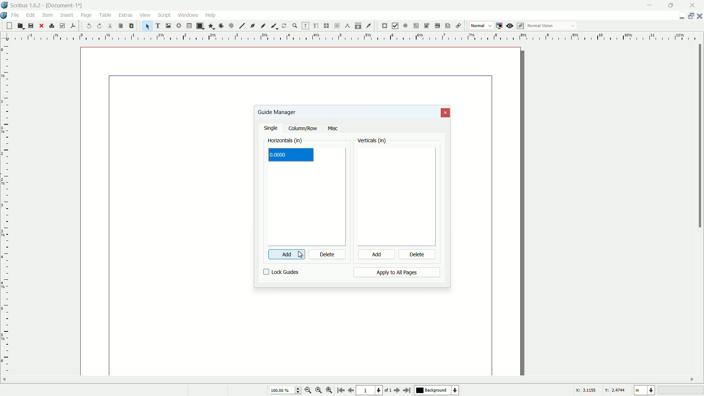 Image resolution: width=704 pixels, height=396 pixels. I want to click on zoom in, so click(329, 390).